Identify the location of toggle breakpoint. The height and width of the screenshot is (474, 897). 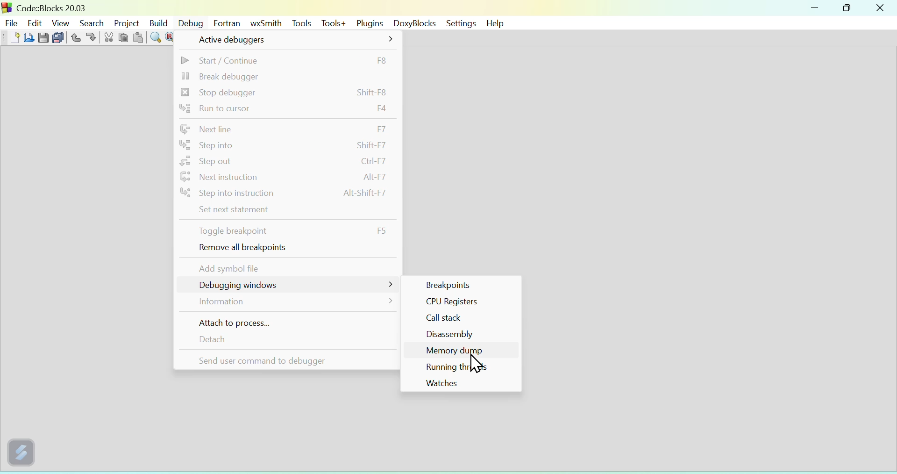
(285, 231).